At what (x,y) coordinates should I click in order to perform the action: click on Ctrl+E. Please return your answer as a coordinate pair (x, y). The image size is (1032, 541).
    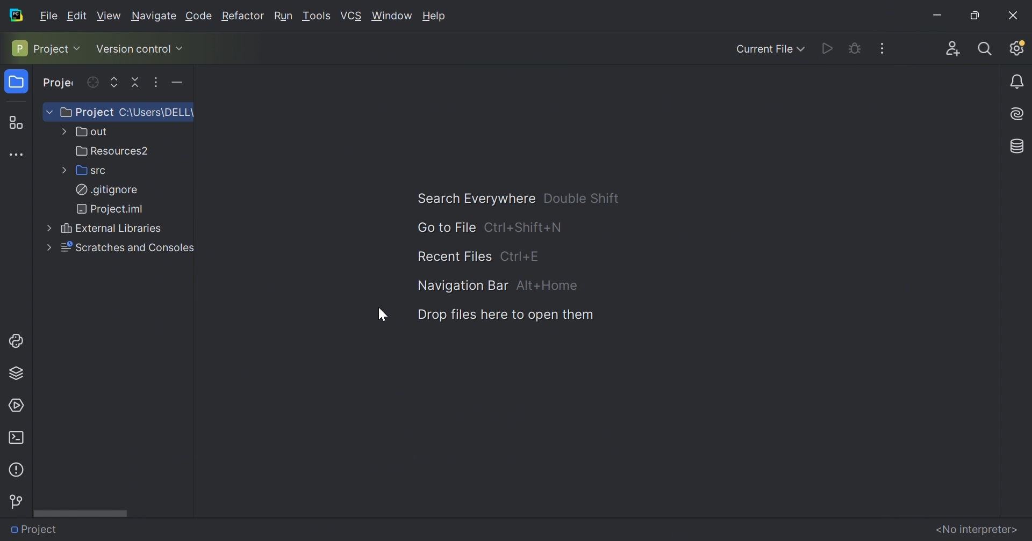
    Looking at the image, I should click on (521, 257).